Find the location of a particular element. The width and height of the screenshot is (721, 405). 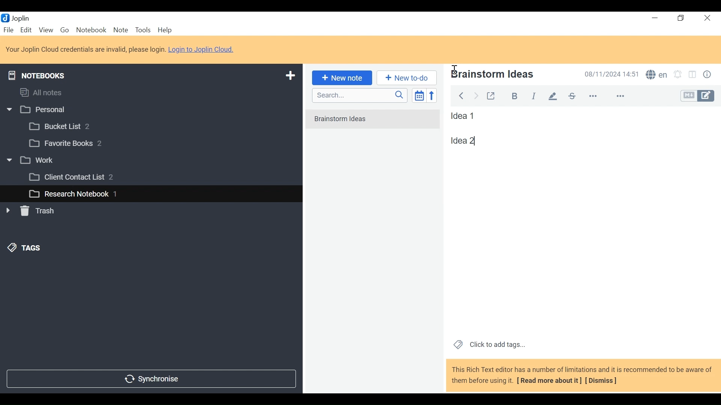

All notes is located at coordinates (48, 91).